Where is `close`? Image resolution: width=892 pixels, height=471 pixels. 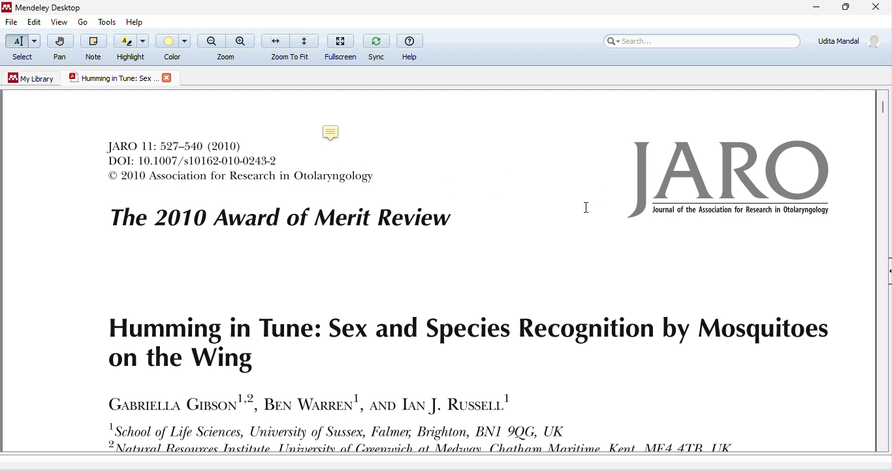 close is located at coordinates (875, 8).